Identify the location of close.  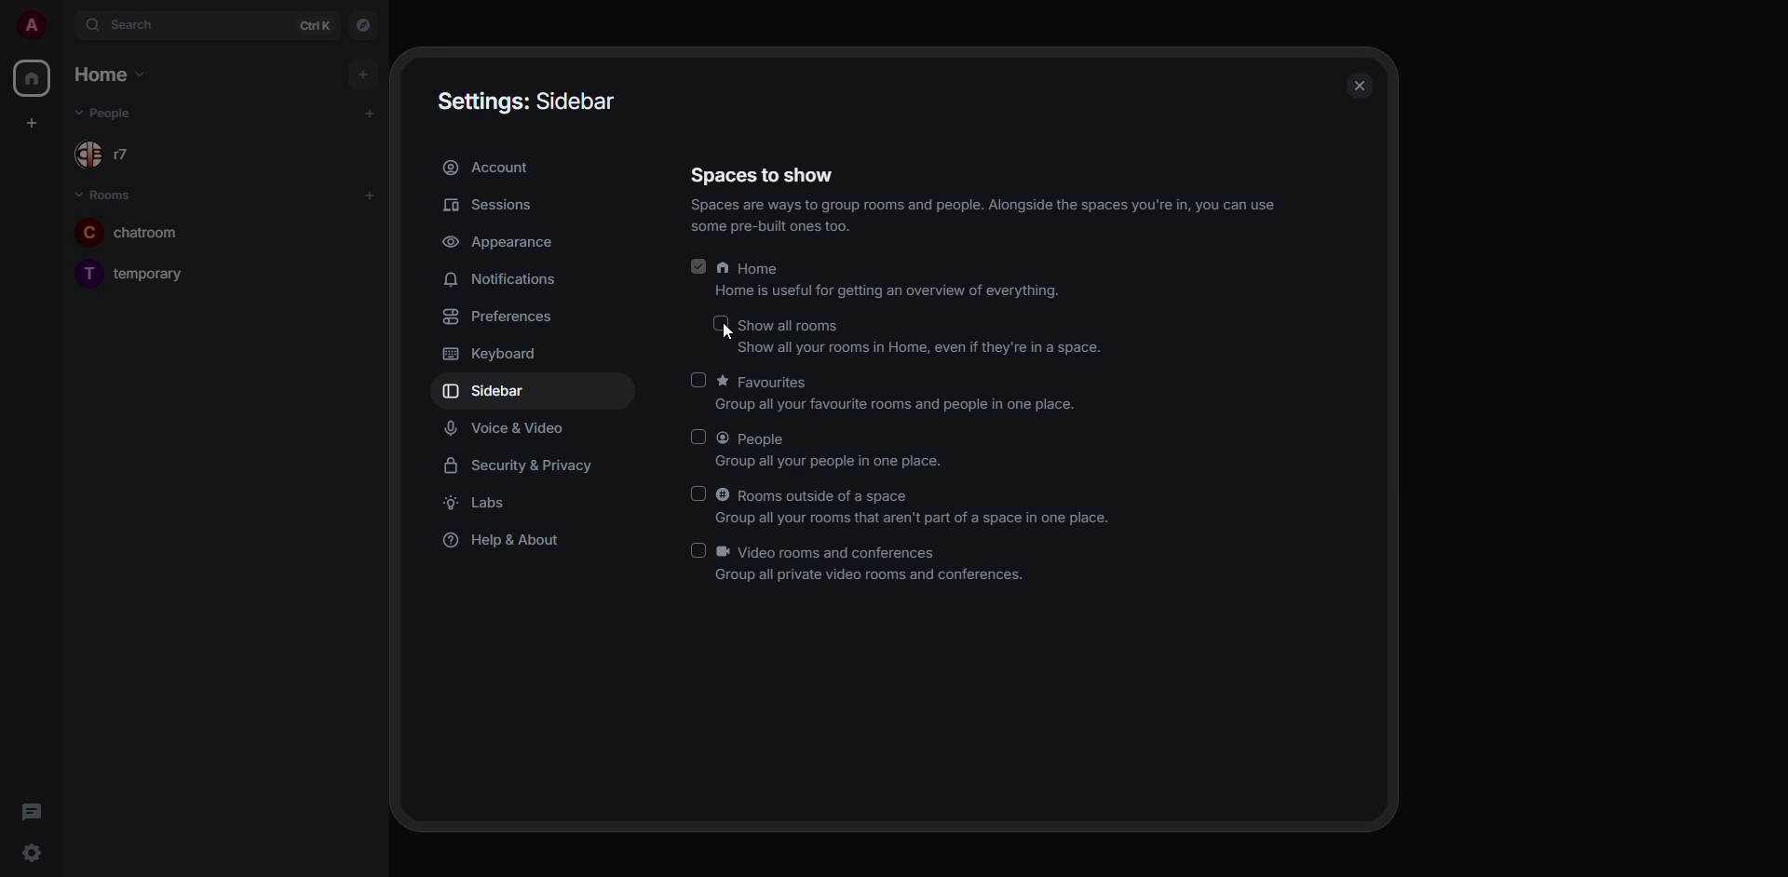
(1360, 81).